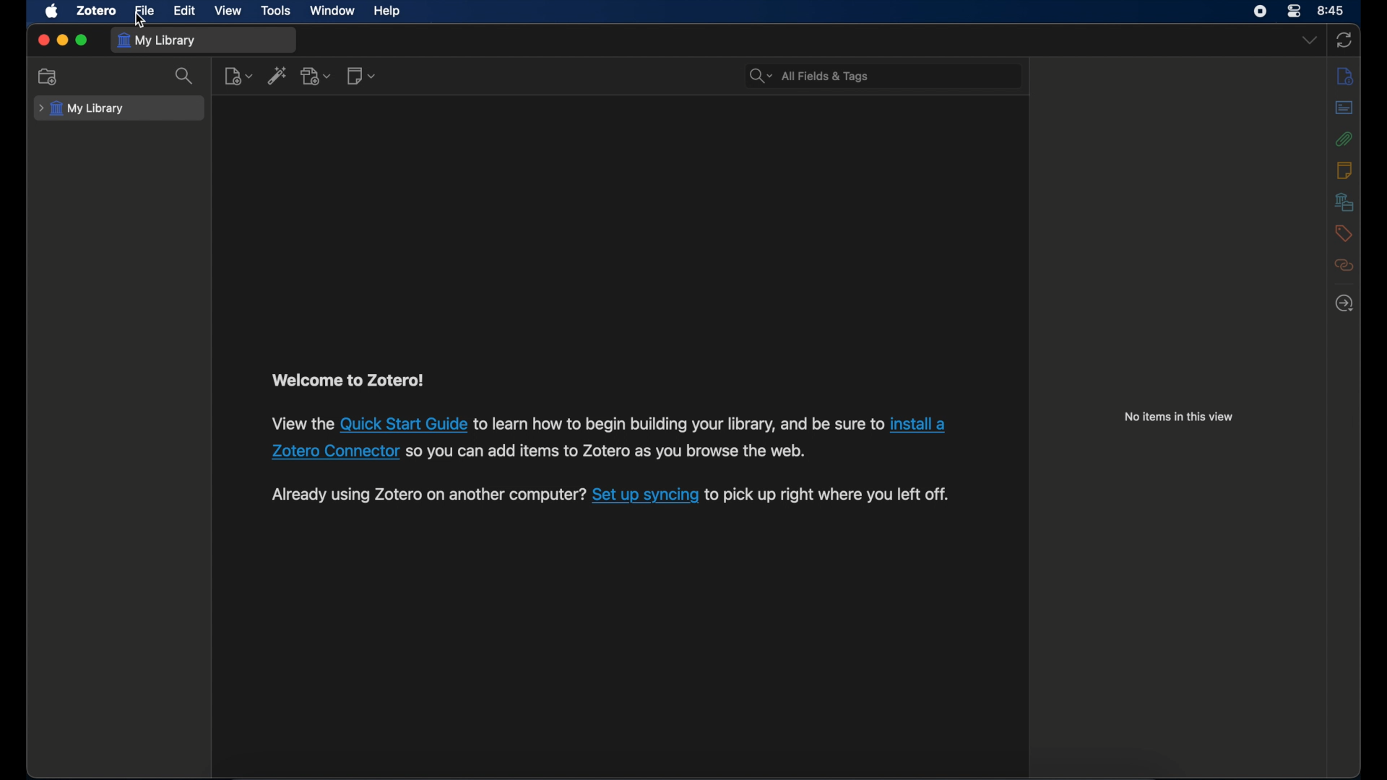  Describe the element at coordinates (1180, 416) in the screenshot. I see `no items in this view` at that location.